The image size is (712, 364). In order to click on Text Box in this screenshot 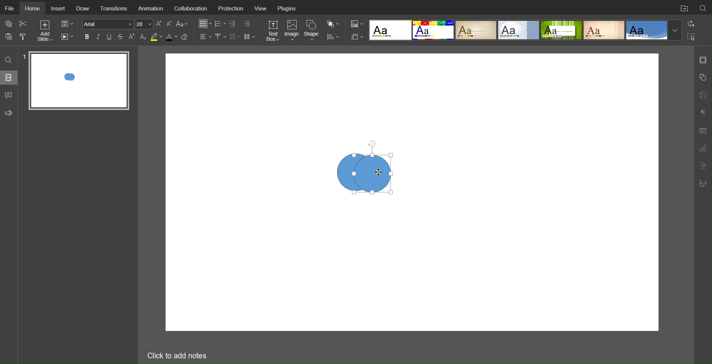, I will do `click(272, 30)`.